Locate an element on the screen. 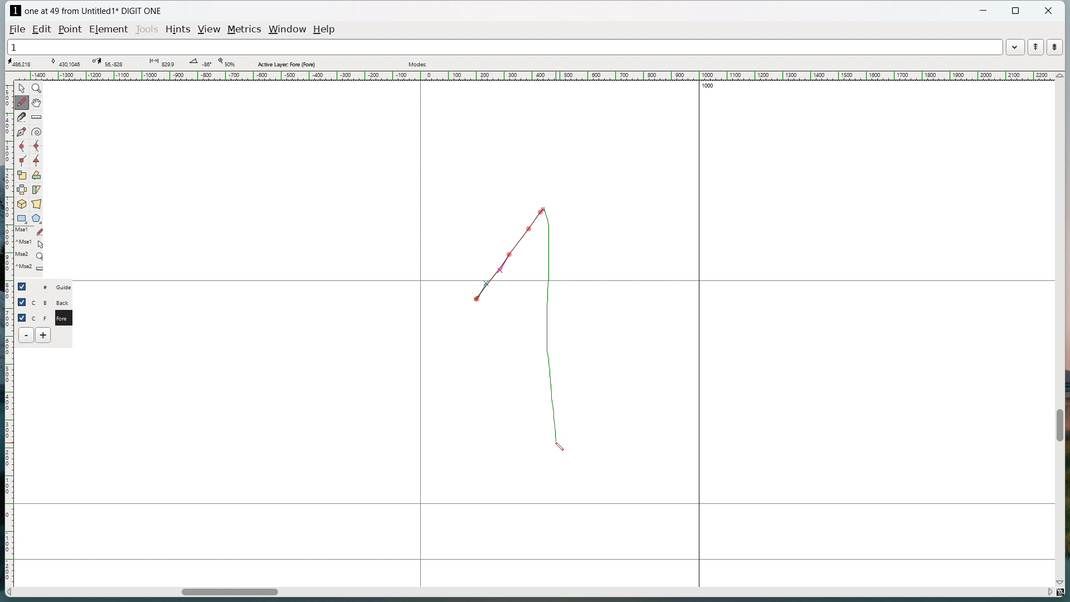 The image size is (1070, 602). delete layer is located at coordinates (26, 335).